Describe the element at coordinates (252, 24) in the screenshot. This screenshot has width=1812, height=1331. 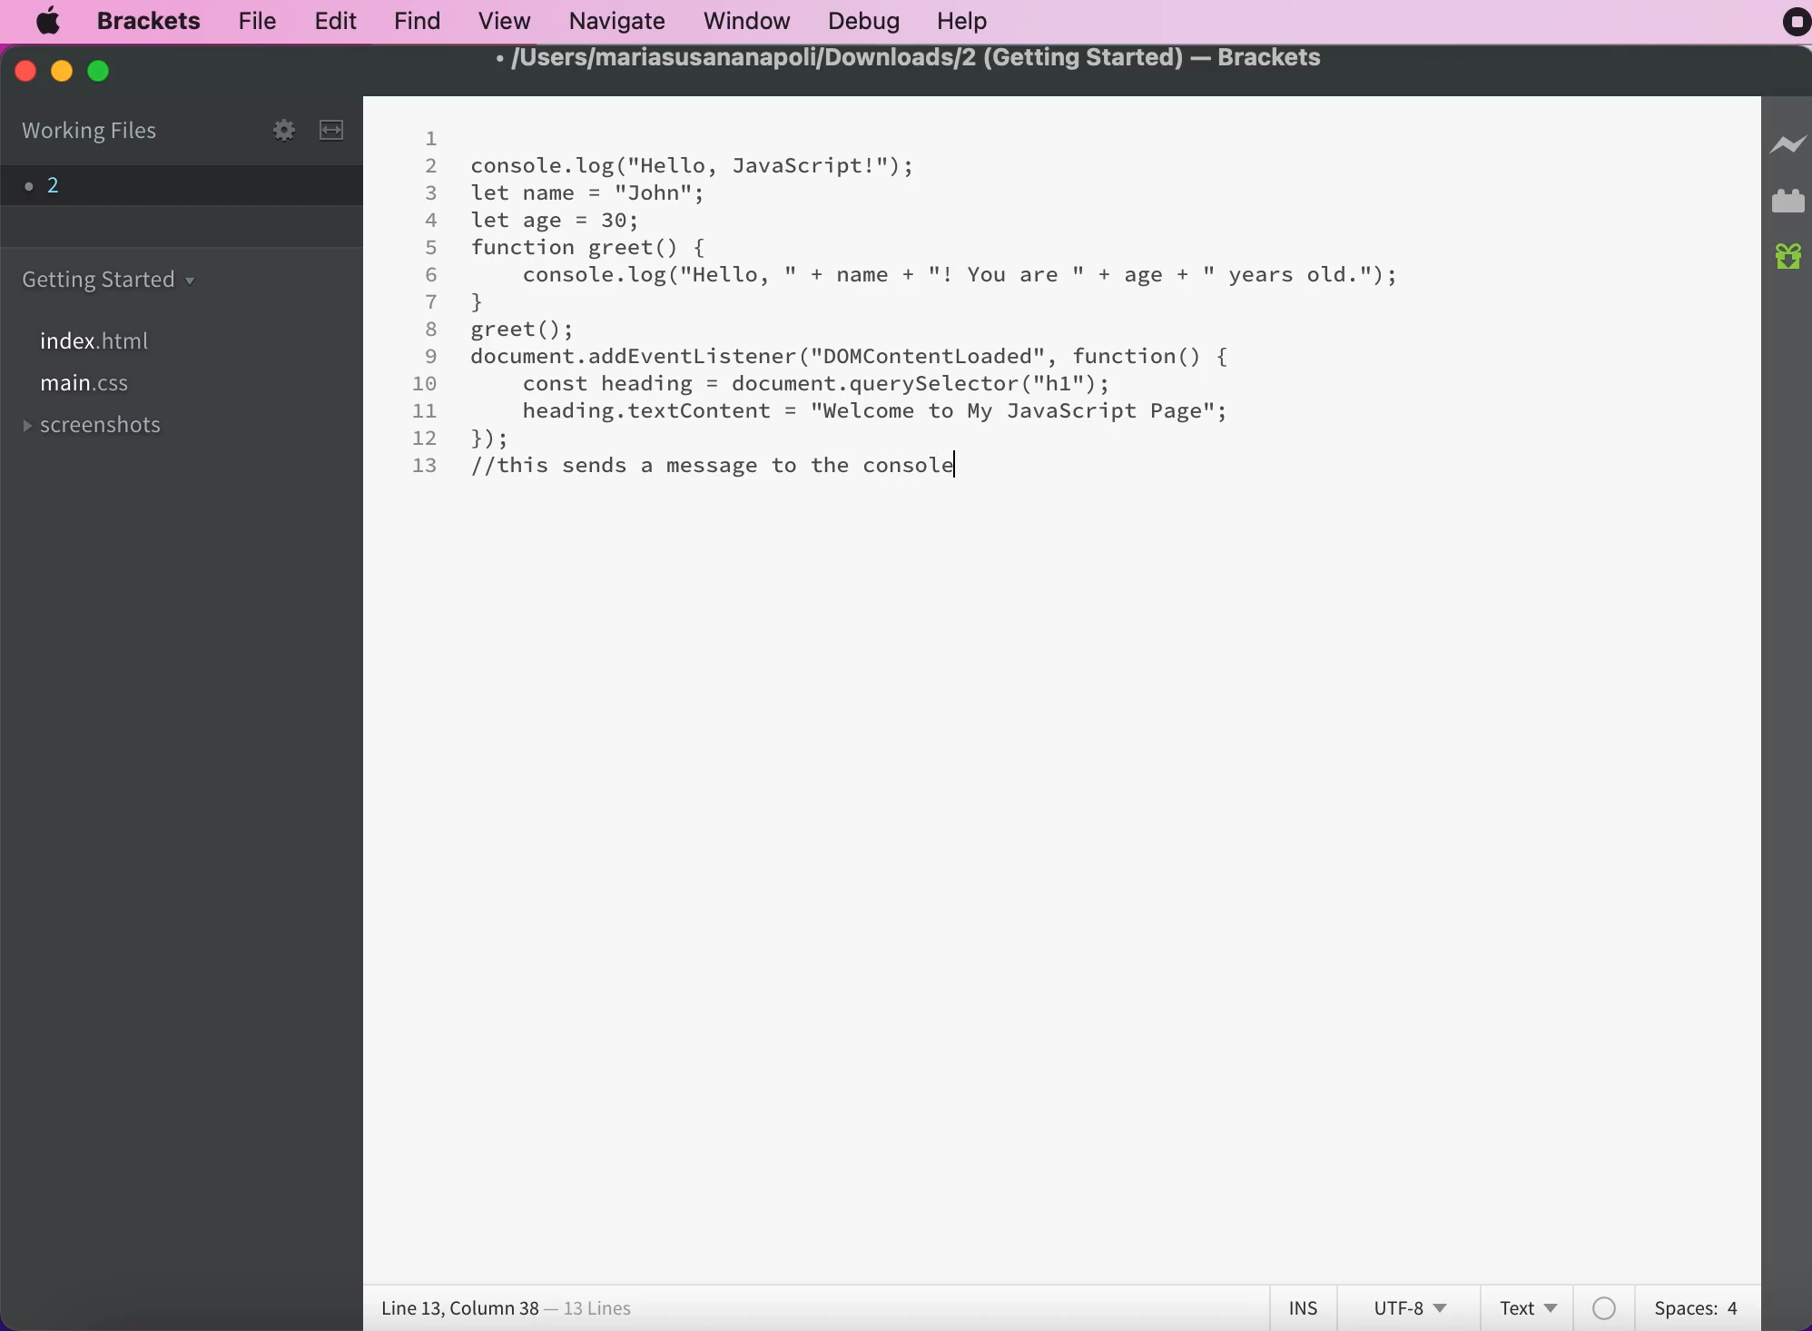
I see `file` at that location.